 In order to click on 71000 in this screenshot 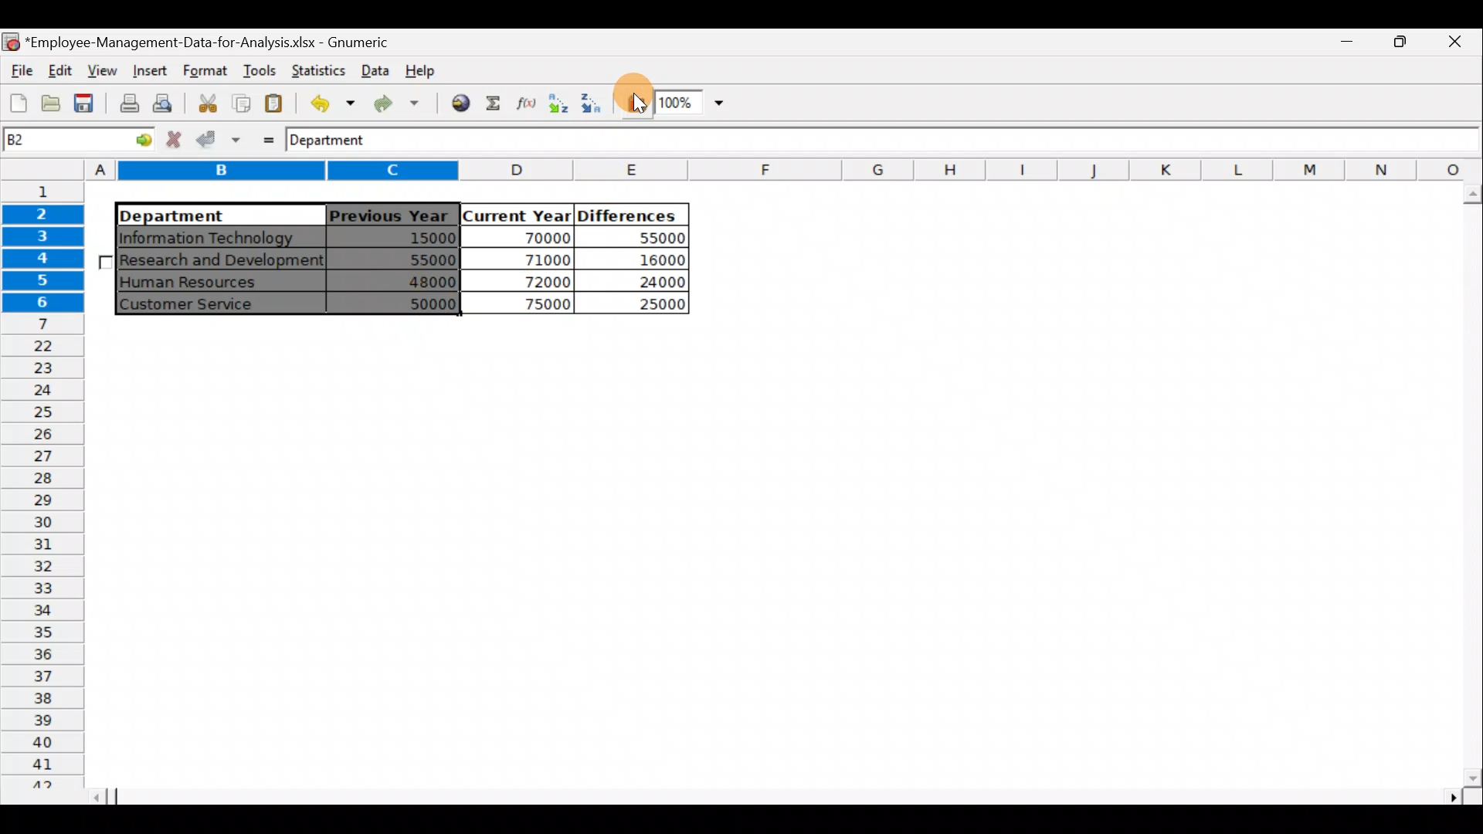, I will do `click(534, 259)`.